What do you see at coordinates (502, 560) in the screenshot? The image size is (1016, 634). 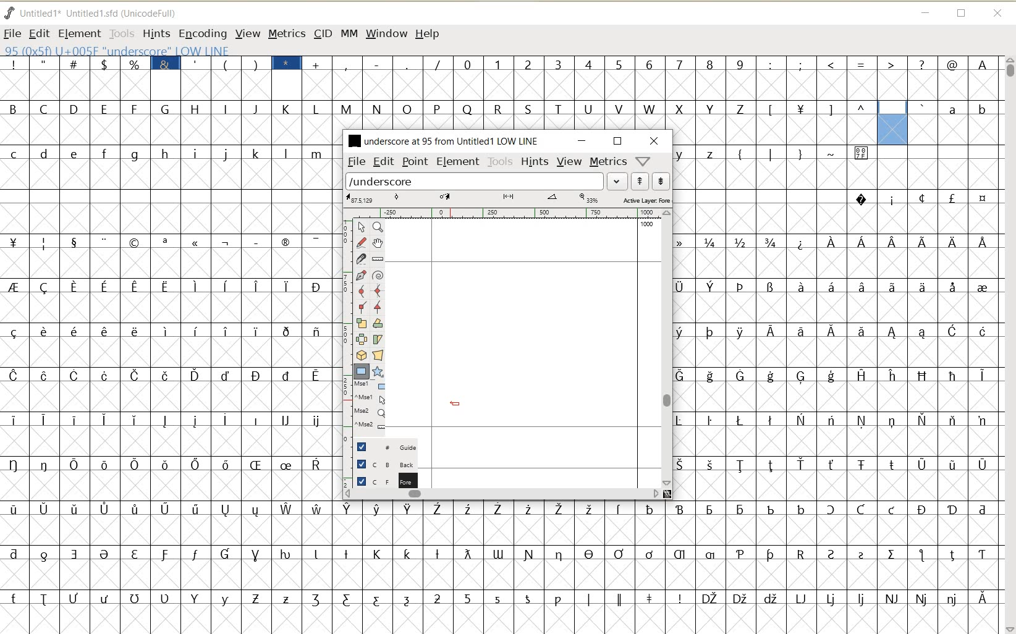 I see `GLYPHY CHARACTERS & NUMBERS` at bounding box center [502, 560].